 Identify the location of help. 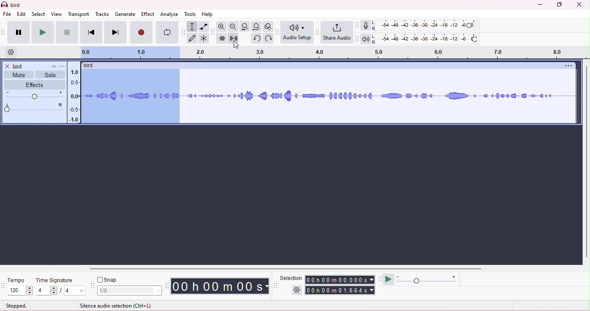
(208, 14).